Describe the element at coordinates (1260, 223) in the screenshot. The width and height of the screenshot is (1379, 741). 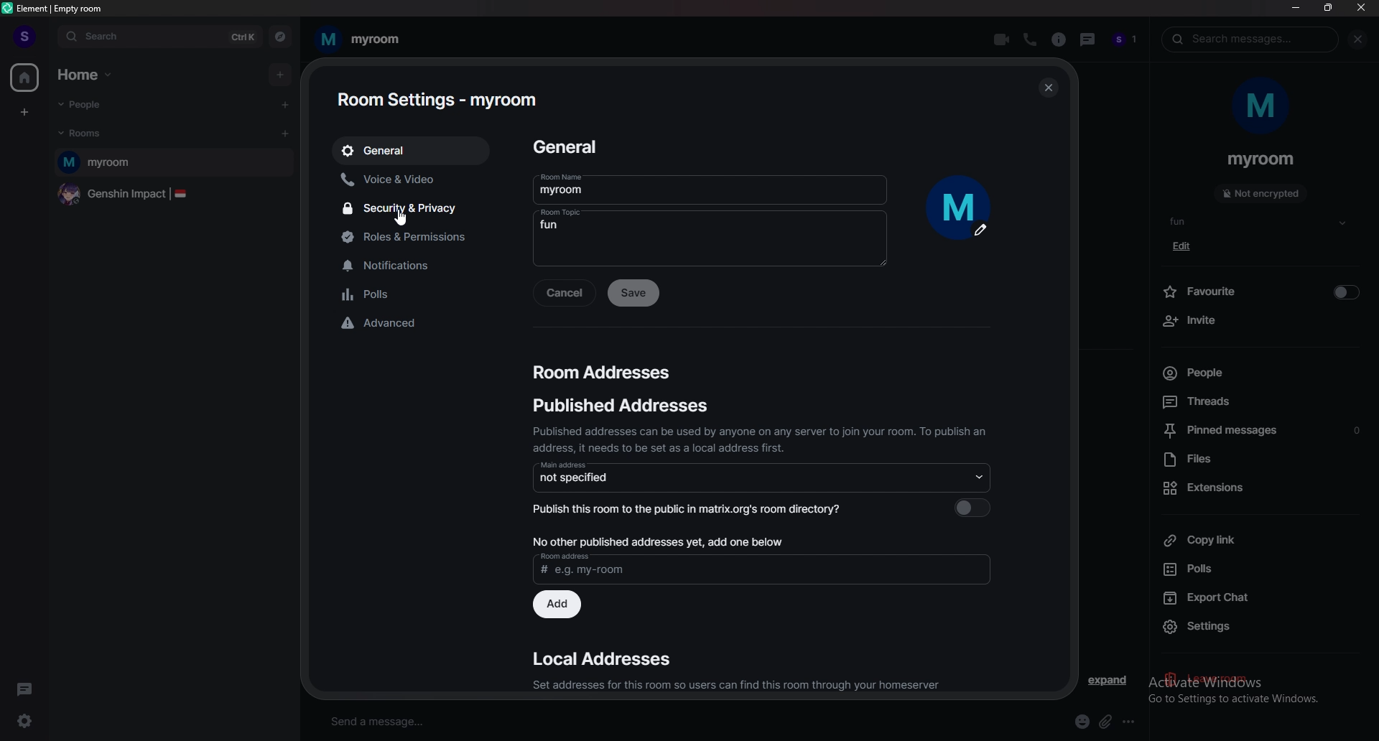
I see `fun` at that location.